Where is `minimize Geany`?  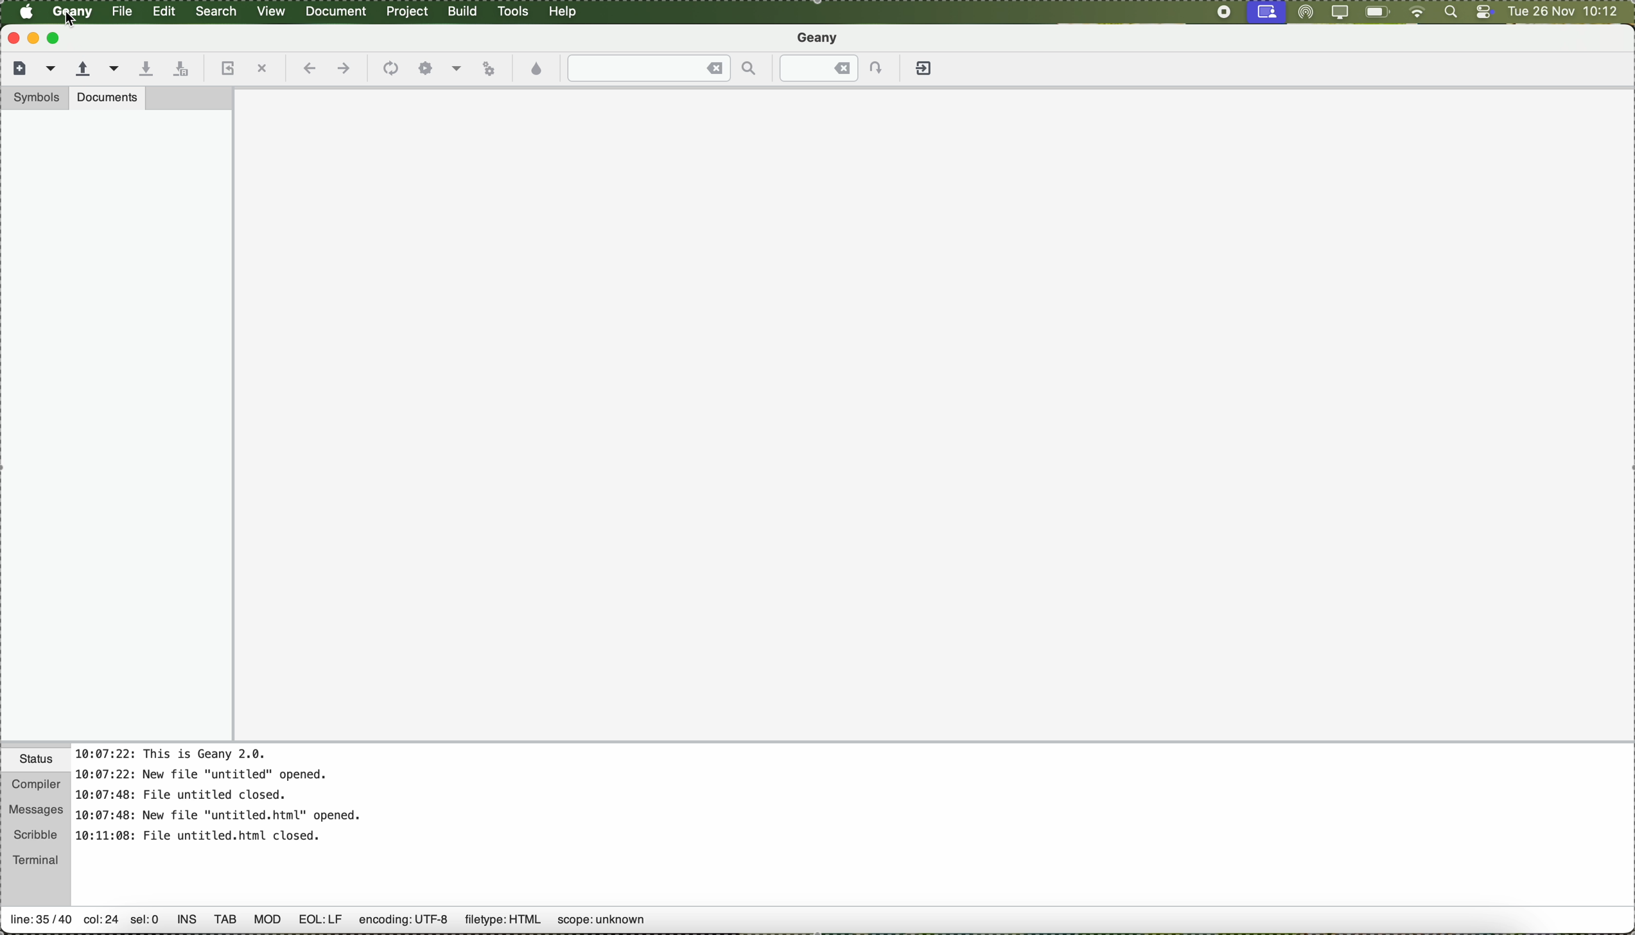 minimize Geany is located at coordinates (34, 40).